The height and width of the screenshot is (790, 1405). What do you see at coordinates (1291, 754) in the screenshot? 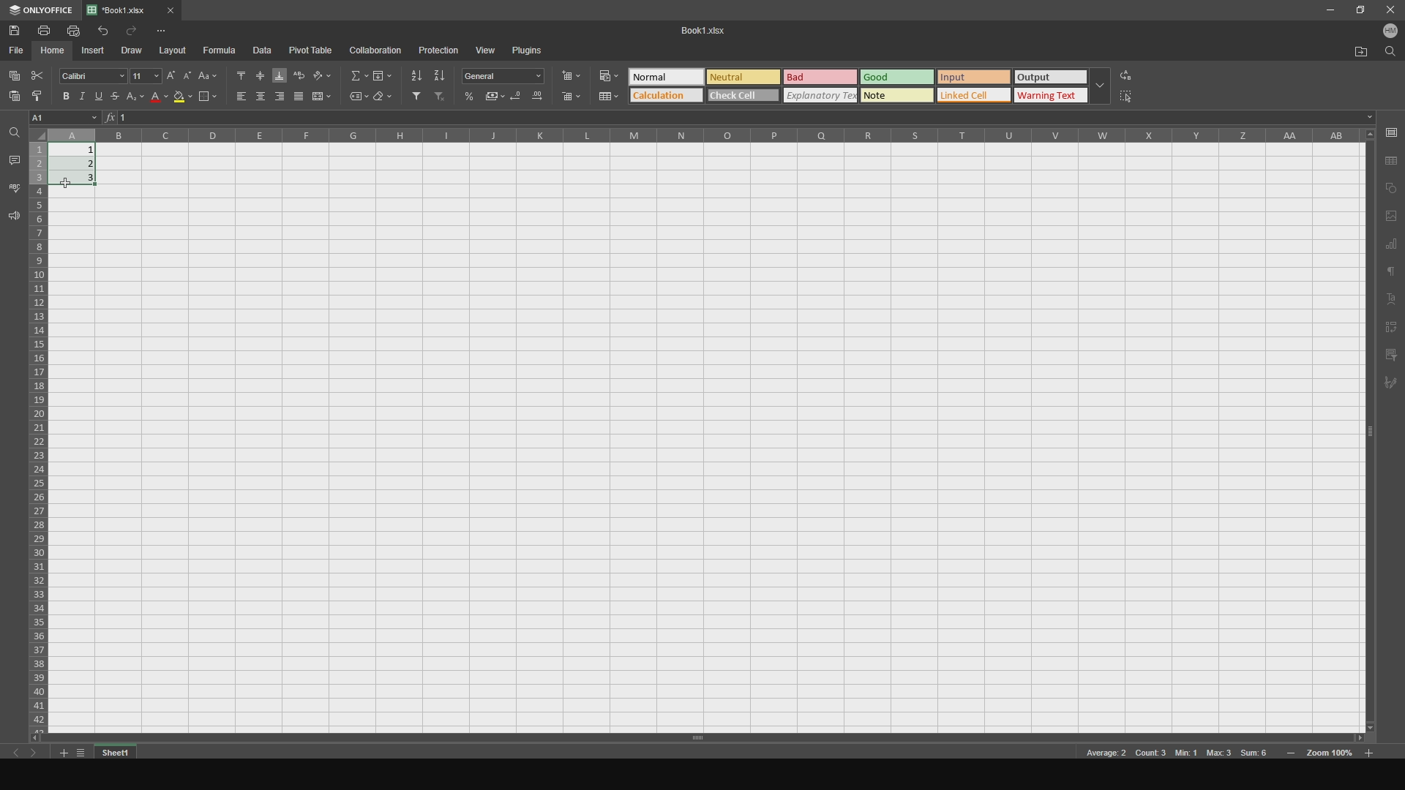
I see `zoom in` at bounding box center [1291, 754].